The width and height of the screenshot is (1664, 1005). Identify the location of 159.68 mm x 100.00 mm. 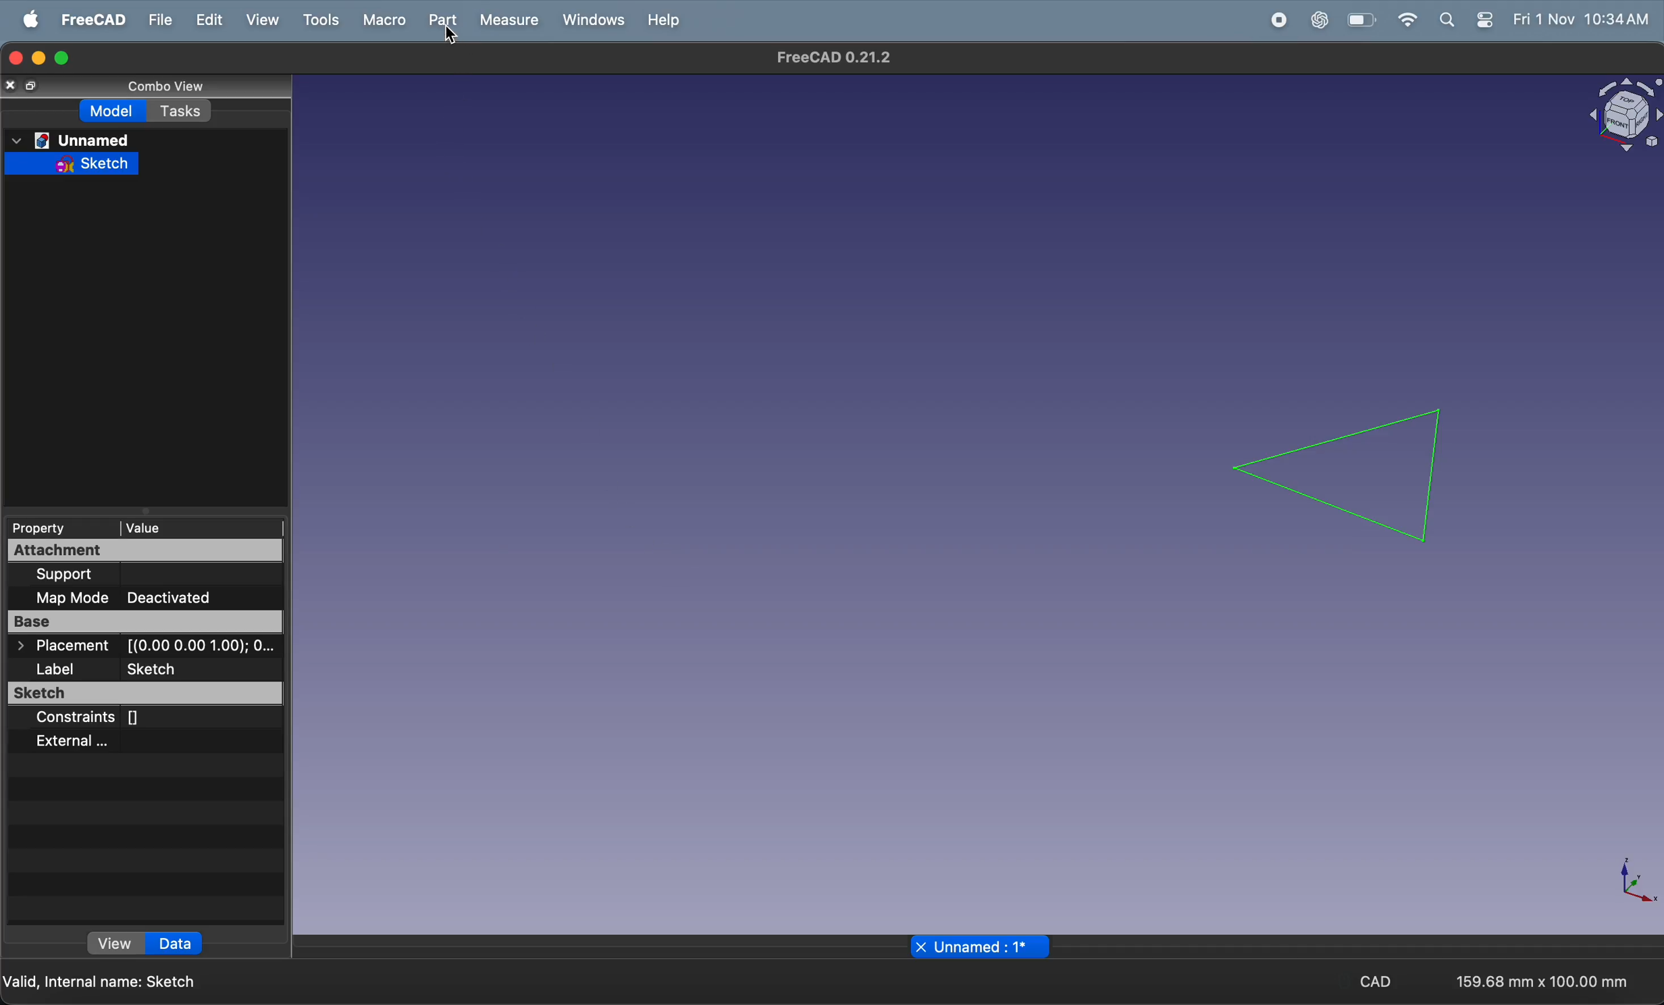
(1540, 983).